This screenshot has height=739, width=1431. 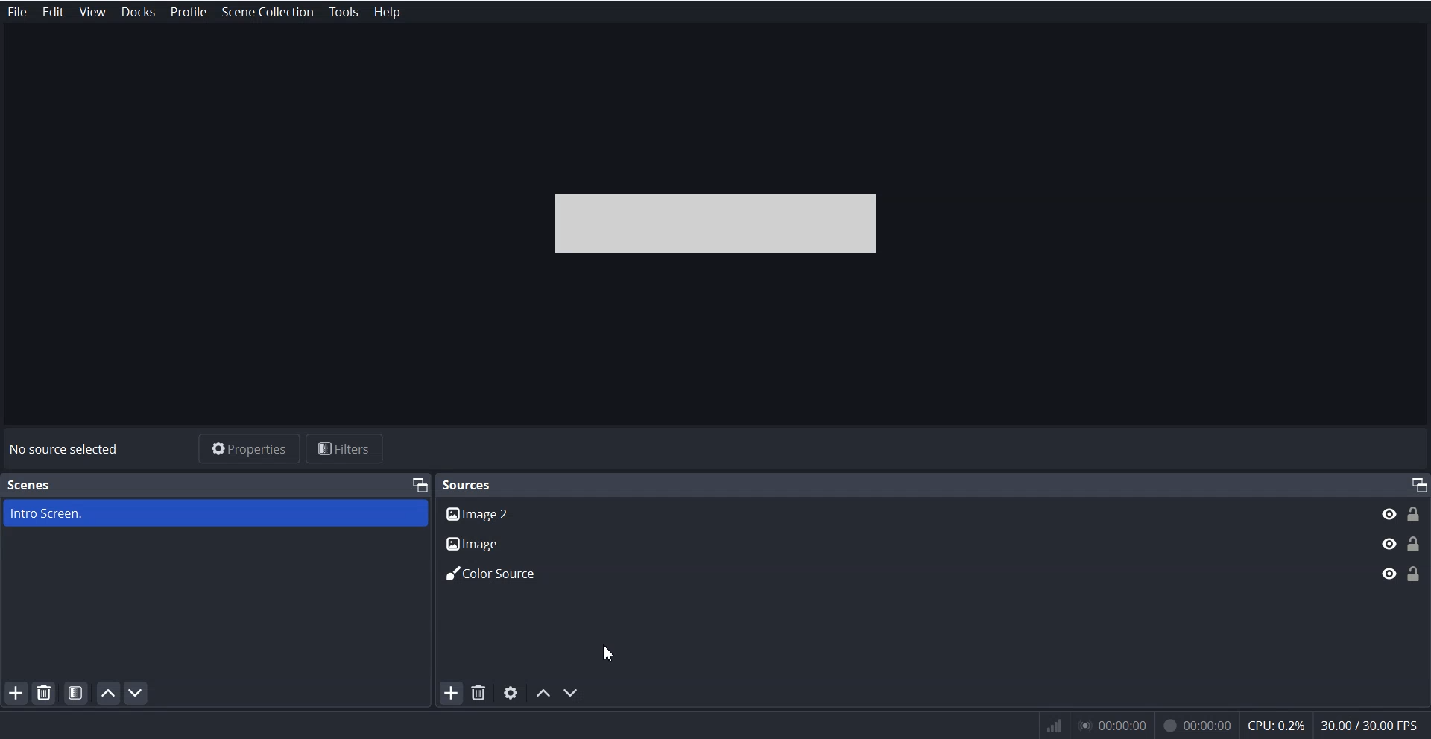 What do you see at coordinates (1374, 724) in the screenshot?
I see `30.007 30.00 EPs` at bounding box center [1374, 724].